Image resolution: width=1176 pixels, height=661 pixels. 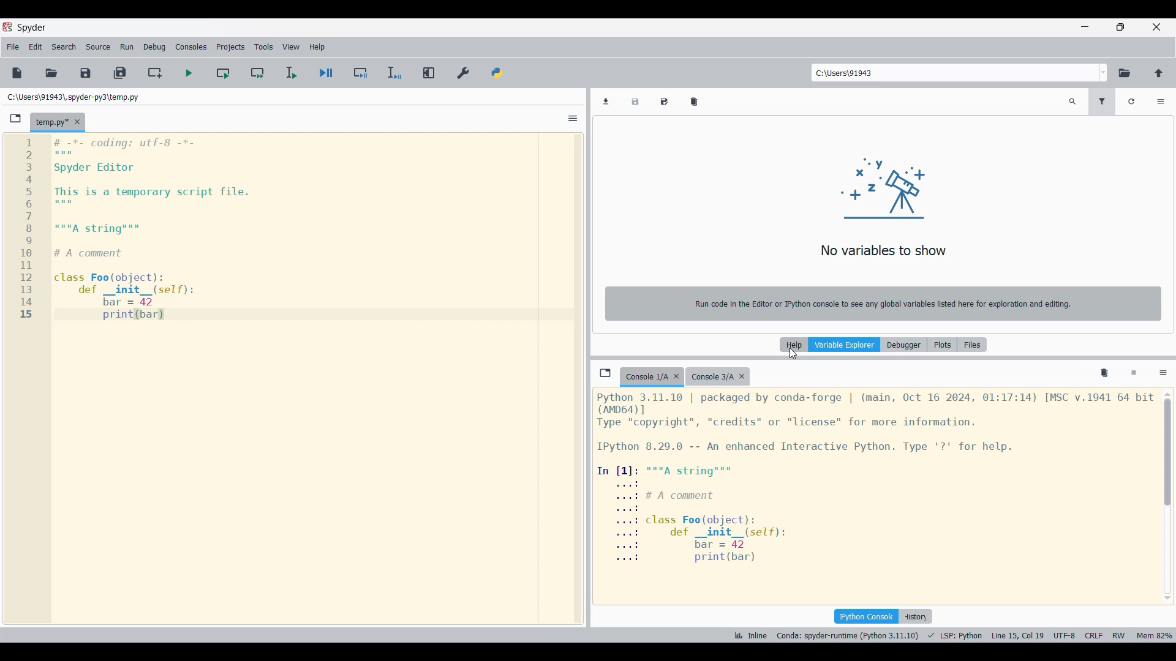 What do you see at coordinates (955, 73) in the screenshot?
I see `Enter location` at bounding box center [955, 73].